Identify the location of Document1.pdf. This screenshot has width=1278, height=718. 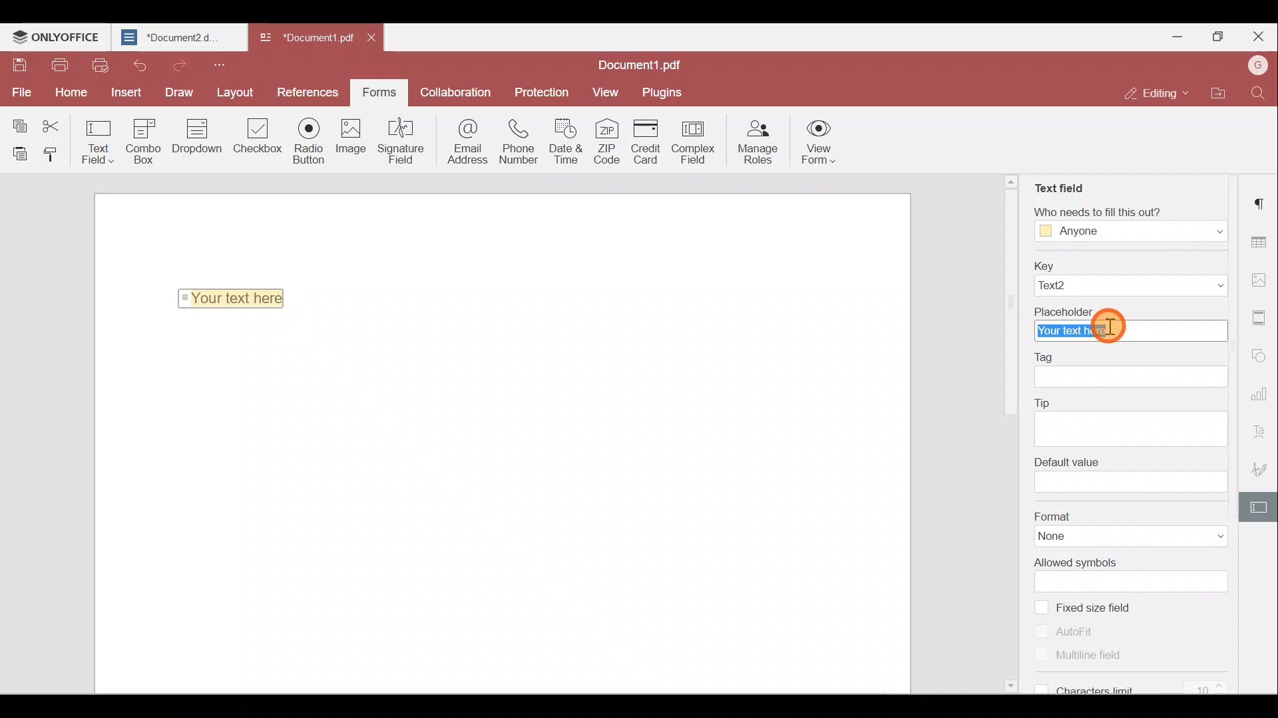
(647, 62).